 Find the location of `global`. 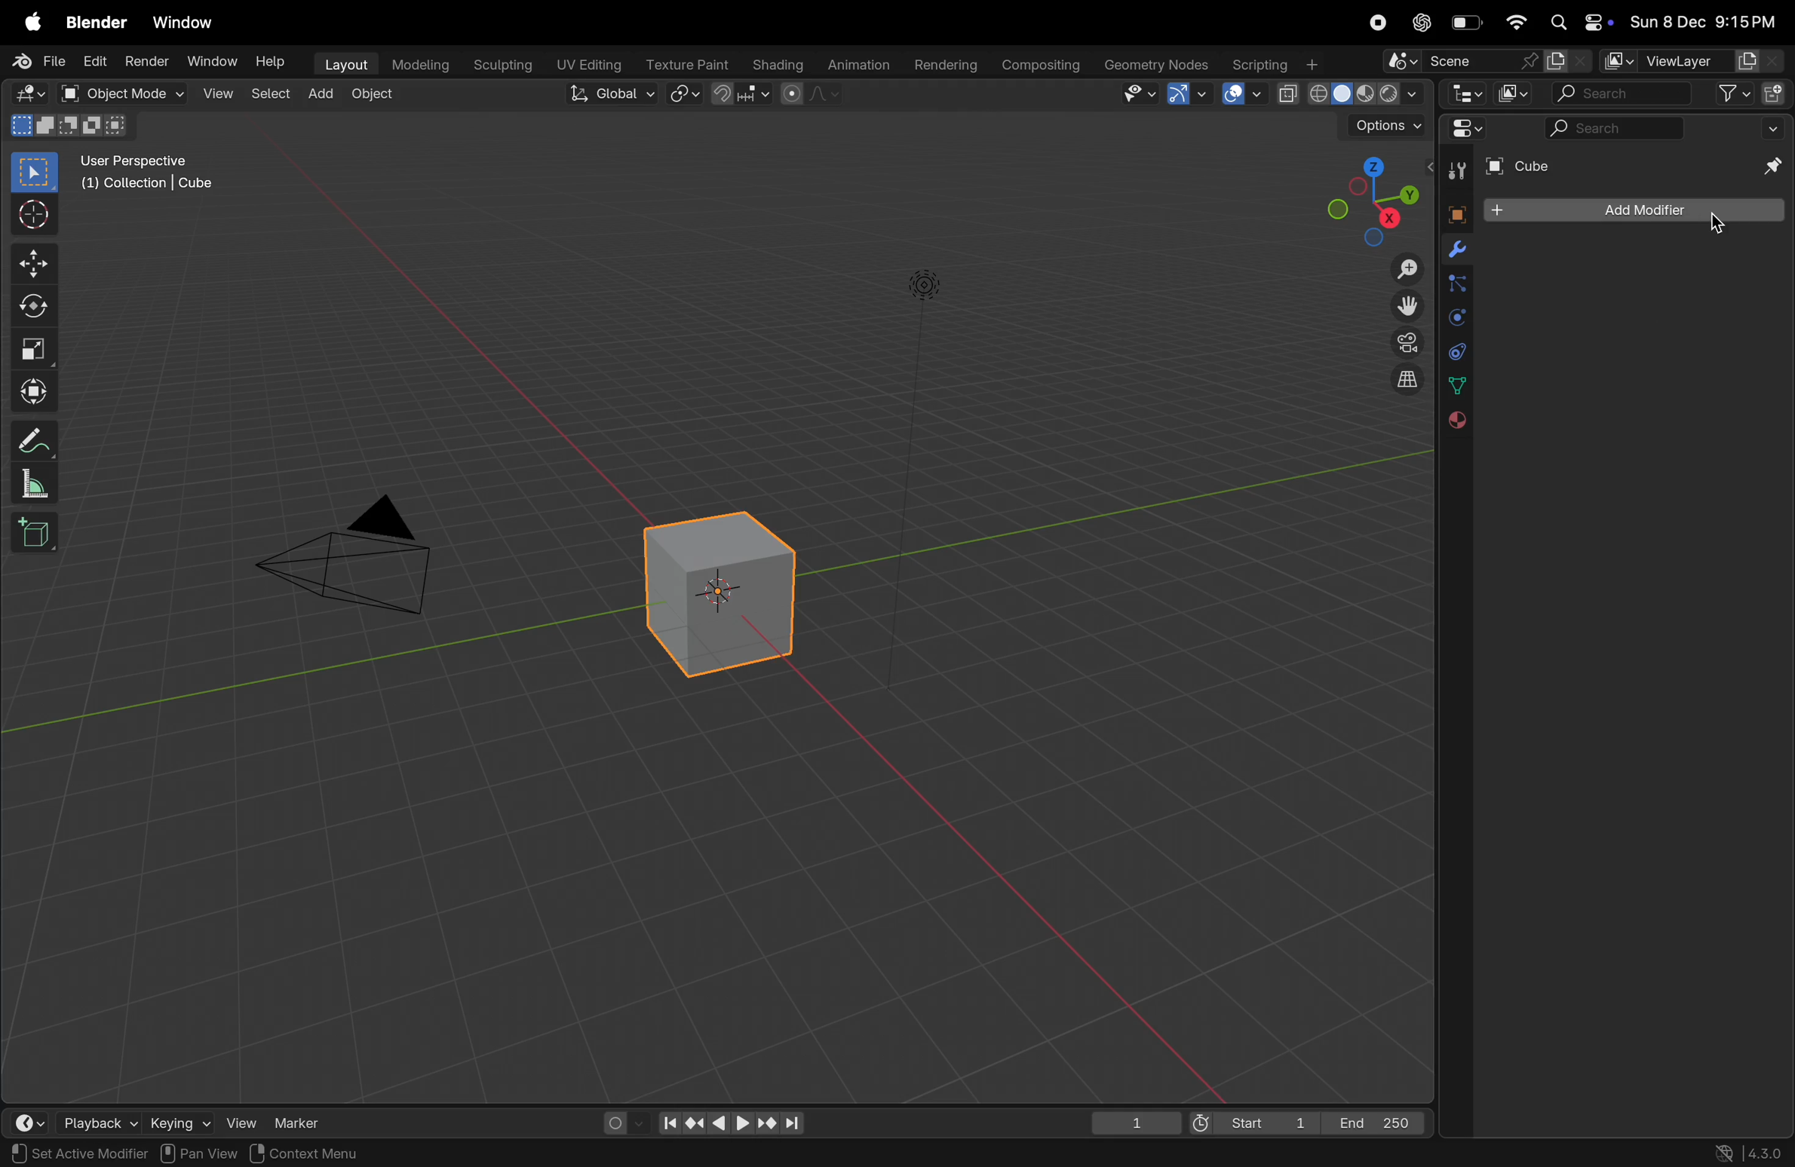

global is located at coordinates (614, 95).